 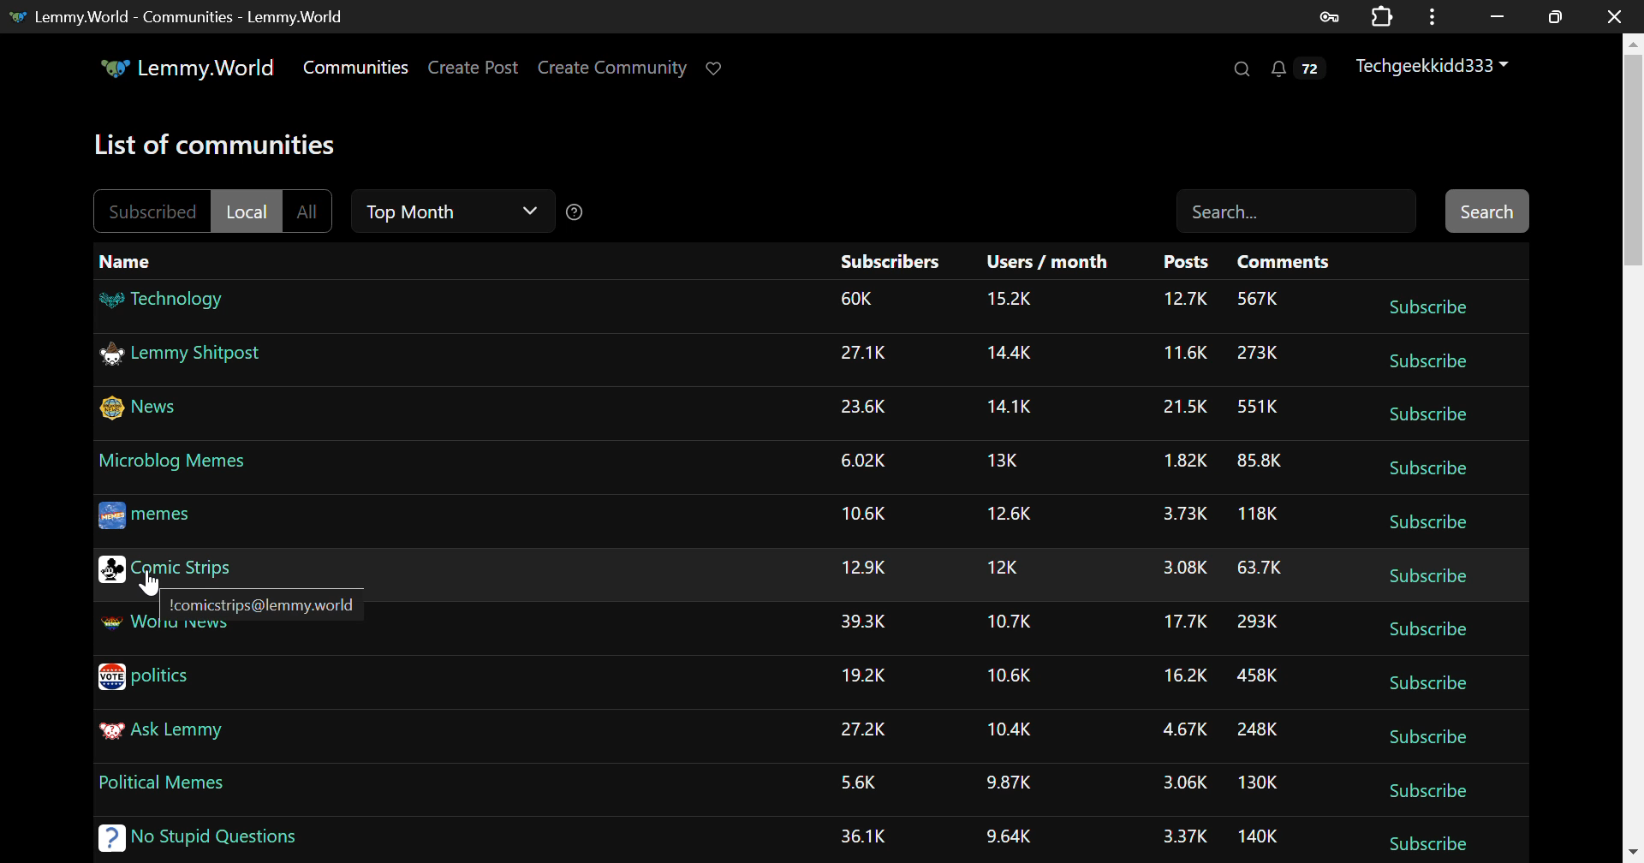 What do you see at coordinates (861, 297) in the screenshot?
I see `Amount` at bounding box center [861, 297].